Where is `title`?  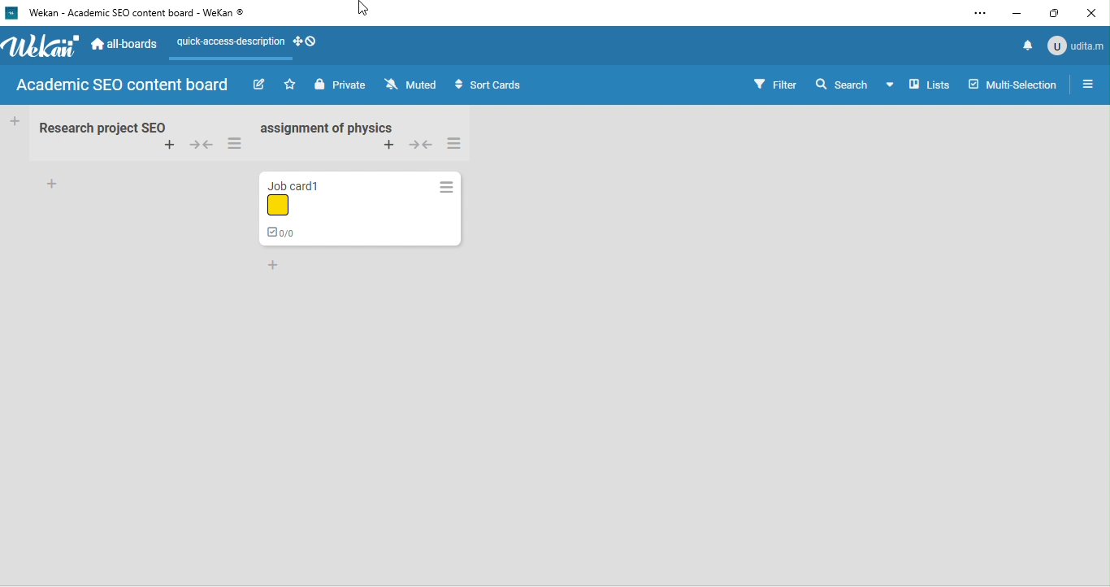 title is located at coordinates (136, 16).